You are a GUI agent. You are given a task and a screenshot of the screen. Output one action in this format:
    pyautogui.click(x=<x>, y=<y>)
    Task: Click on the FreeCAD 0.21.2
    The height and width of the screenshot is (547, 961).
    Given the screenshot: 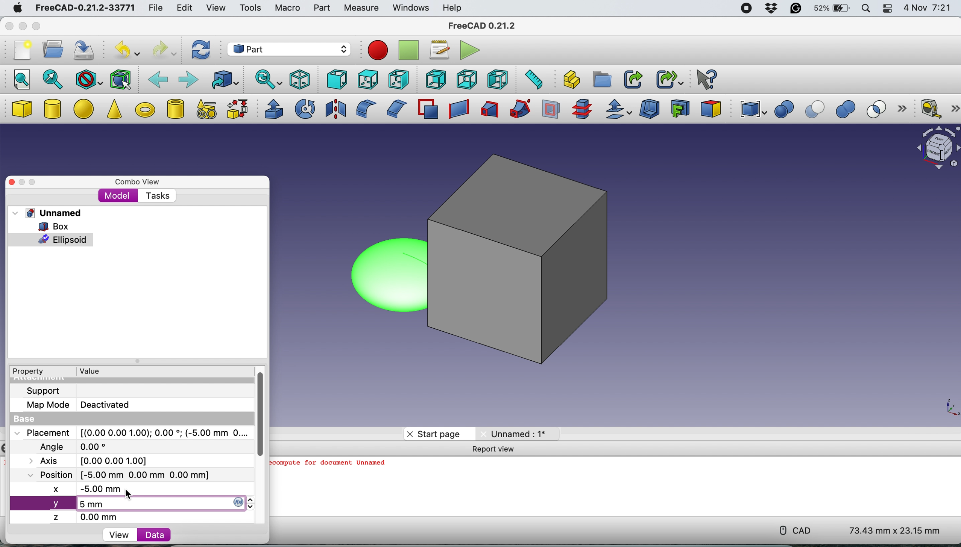 What is the action you would take?
    pyautogui.click(x=482, y=26)
    